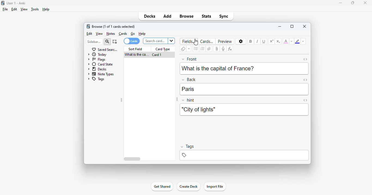  What do you see at coordinates (292, 41) in the screenshot?
I see `change color` at bounding box center [292, 41].